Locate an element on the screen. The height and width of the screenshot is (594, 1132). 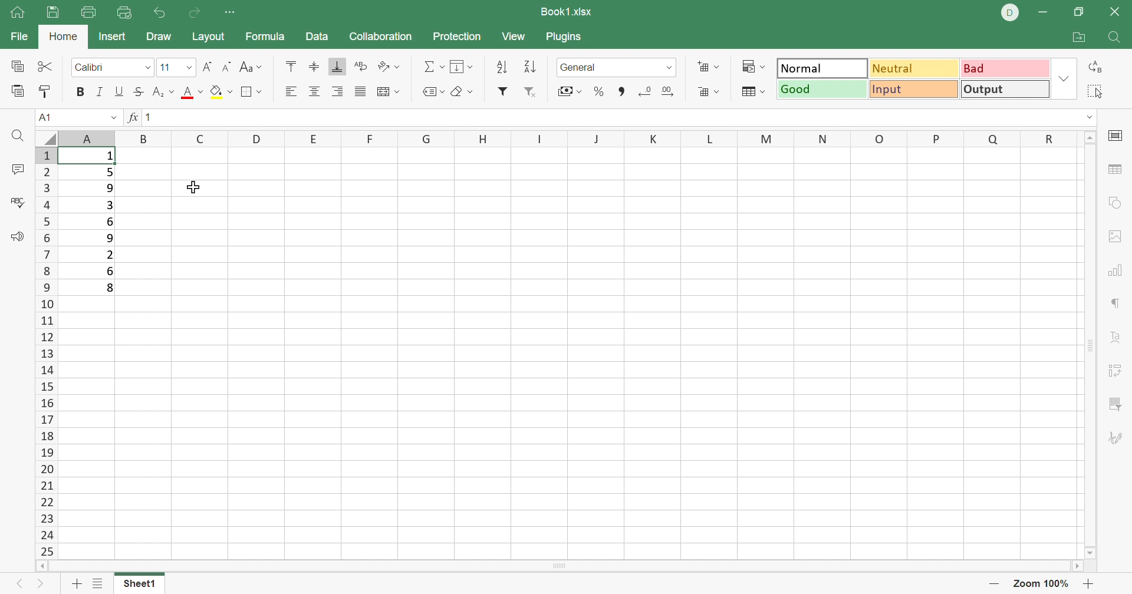
Formula is located at coordinates (266, 37).